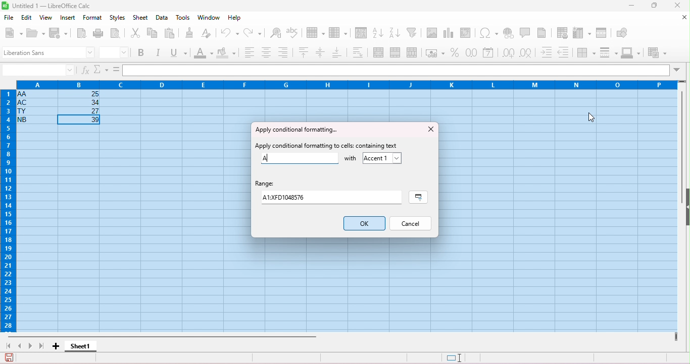 This screenshot has width=690, height=364. What do you see at coordinates (116, 33) in the screenshot?
I see `print preview` at bounding box center [116, 33].